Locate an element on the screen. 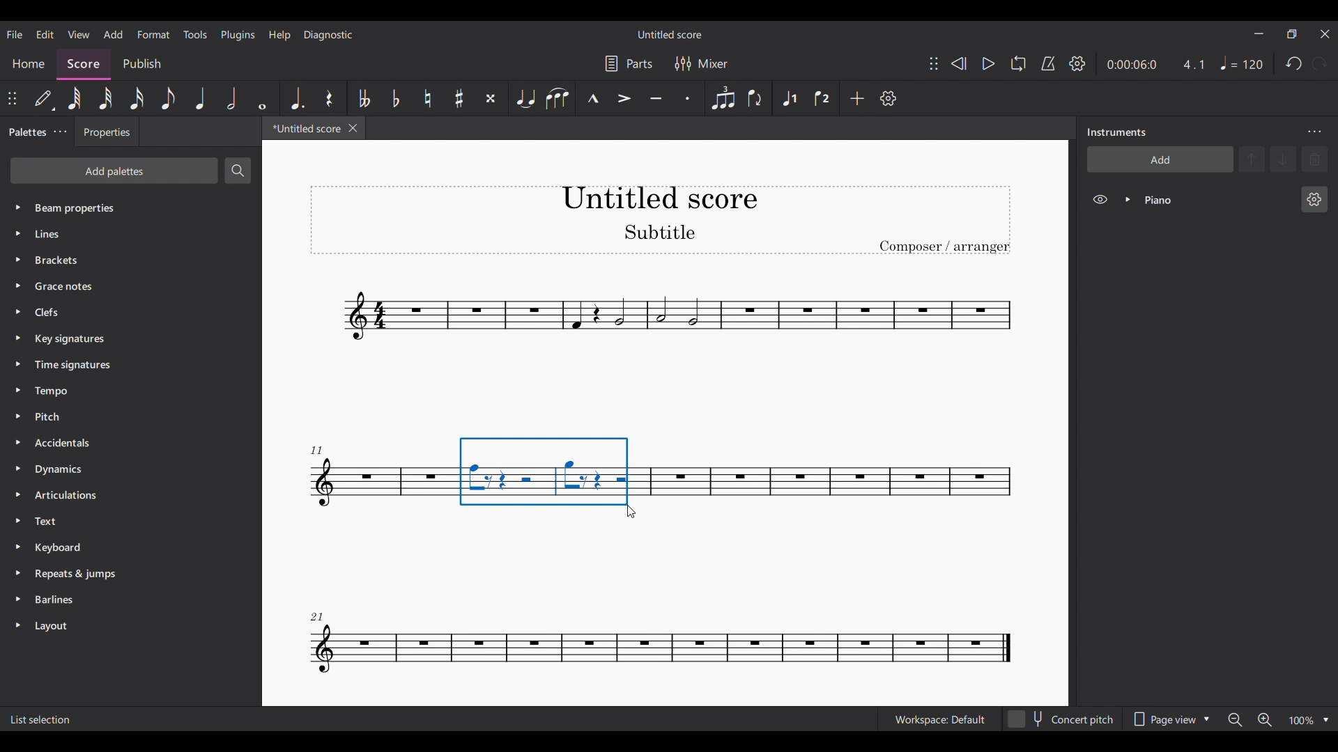  Layout is located at coordinates (120, 626).